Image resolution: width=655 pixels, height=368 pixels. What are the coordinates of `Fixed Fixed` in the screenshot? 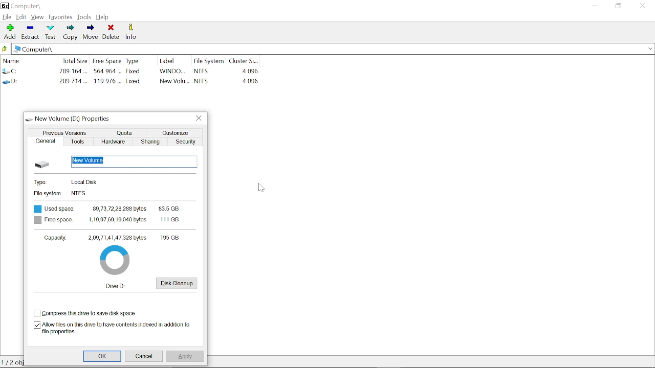 It's located at (135, 76).